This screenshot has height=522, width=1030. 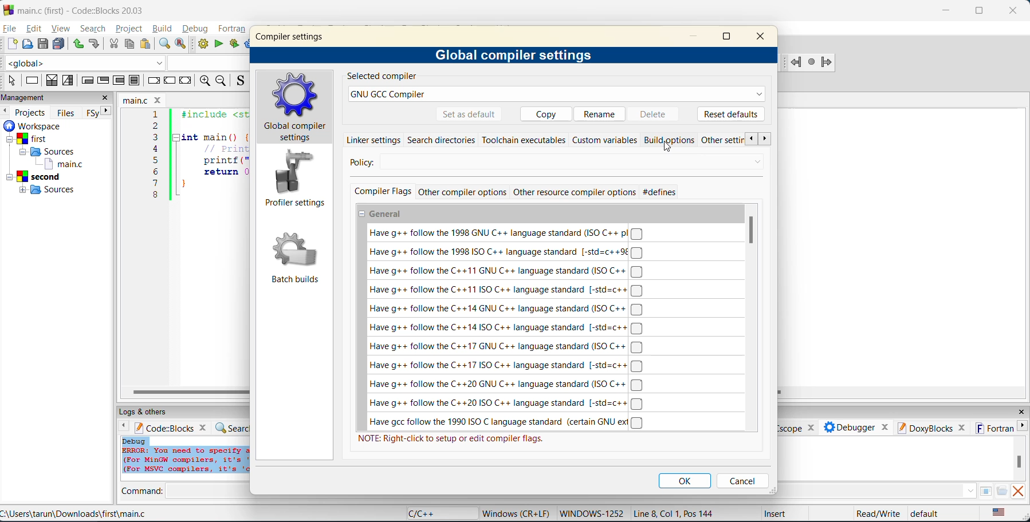 I want to click on Line 8, Col 1, Pos 144, so click(x=676, y=513).